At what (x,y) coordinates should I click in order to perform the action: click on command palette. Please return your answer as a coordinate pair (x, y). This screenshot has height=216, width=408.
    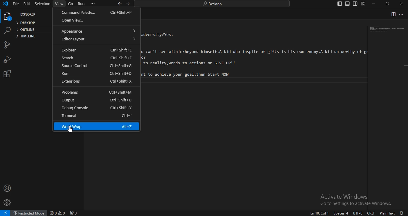
    Looking at the image, I should click on (96, 13).